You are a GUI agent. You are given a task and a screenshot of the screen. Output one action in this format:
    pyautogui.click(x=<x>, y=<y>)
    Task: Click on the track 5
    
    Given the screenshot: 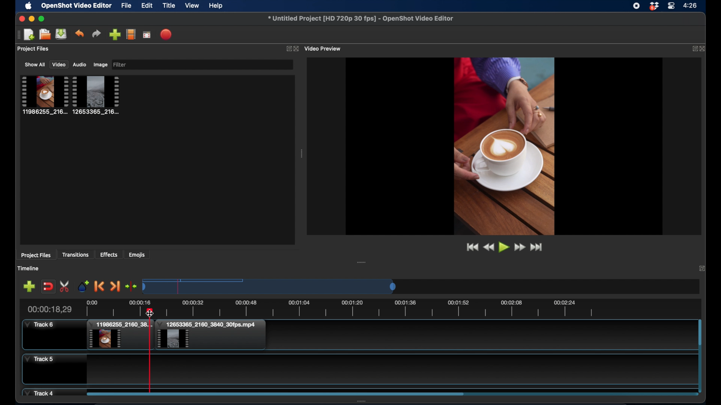 What is the action you would take?
    pyautogui.click(x=39, y=359)
    